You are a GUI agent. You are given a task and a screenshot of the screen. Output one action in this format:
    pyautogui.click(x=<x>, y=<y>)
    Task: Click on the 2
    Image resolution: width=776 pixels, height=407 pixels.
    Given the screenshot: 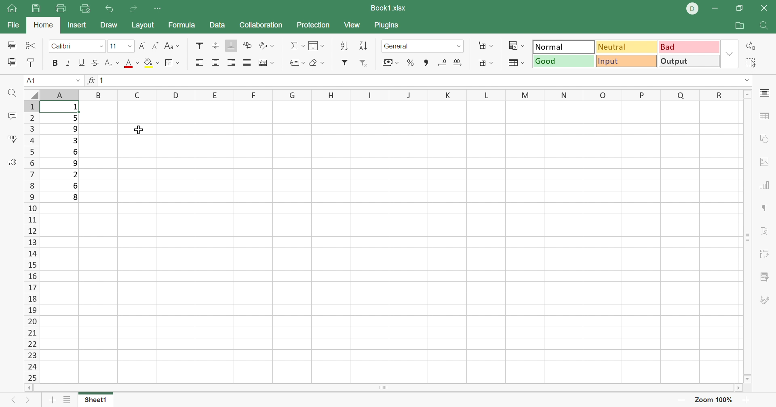 What is the action you would take?
    pyautogui.click(x=75, y=174)
    